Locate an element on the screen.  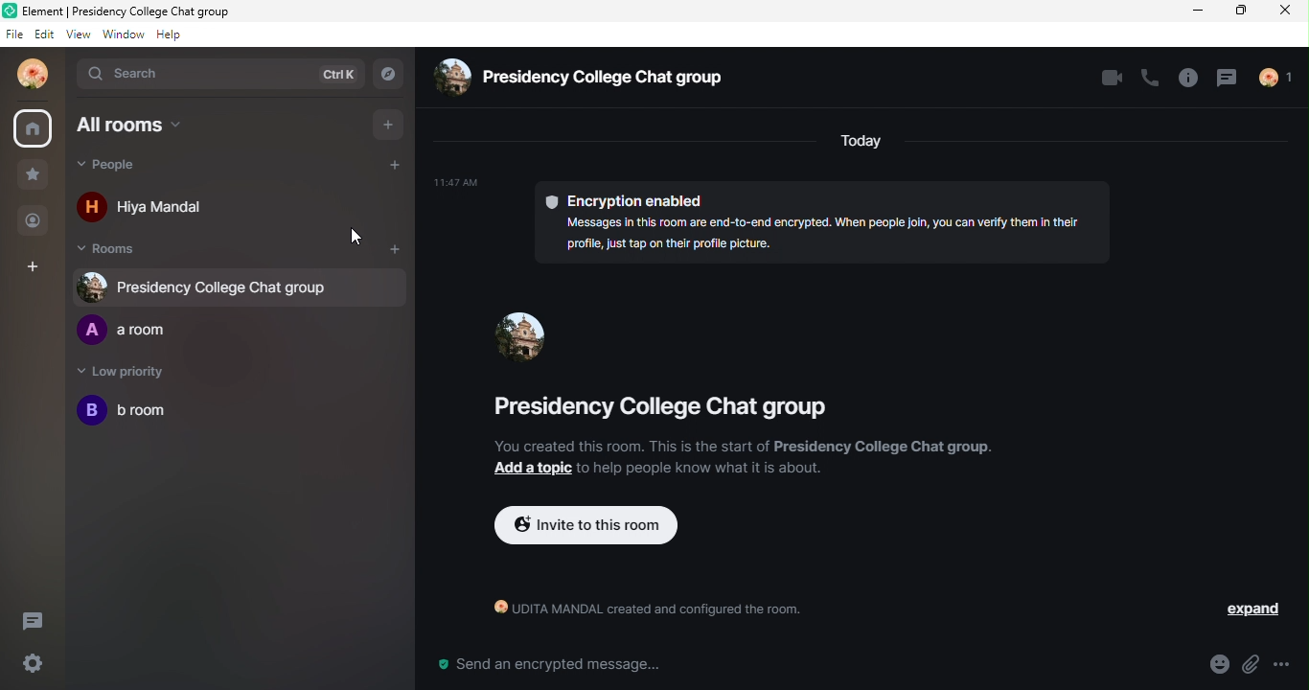
invited to this room is located at coordinates (586, 527).